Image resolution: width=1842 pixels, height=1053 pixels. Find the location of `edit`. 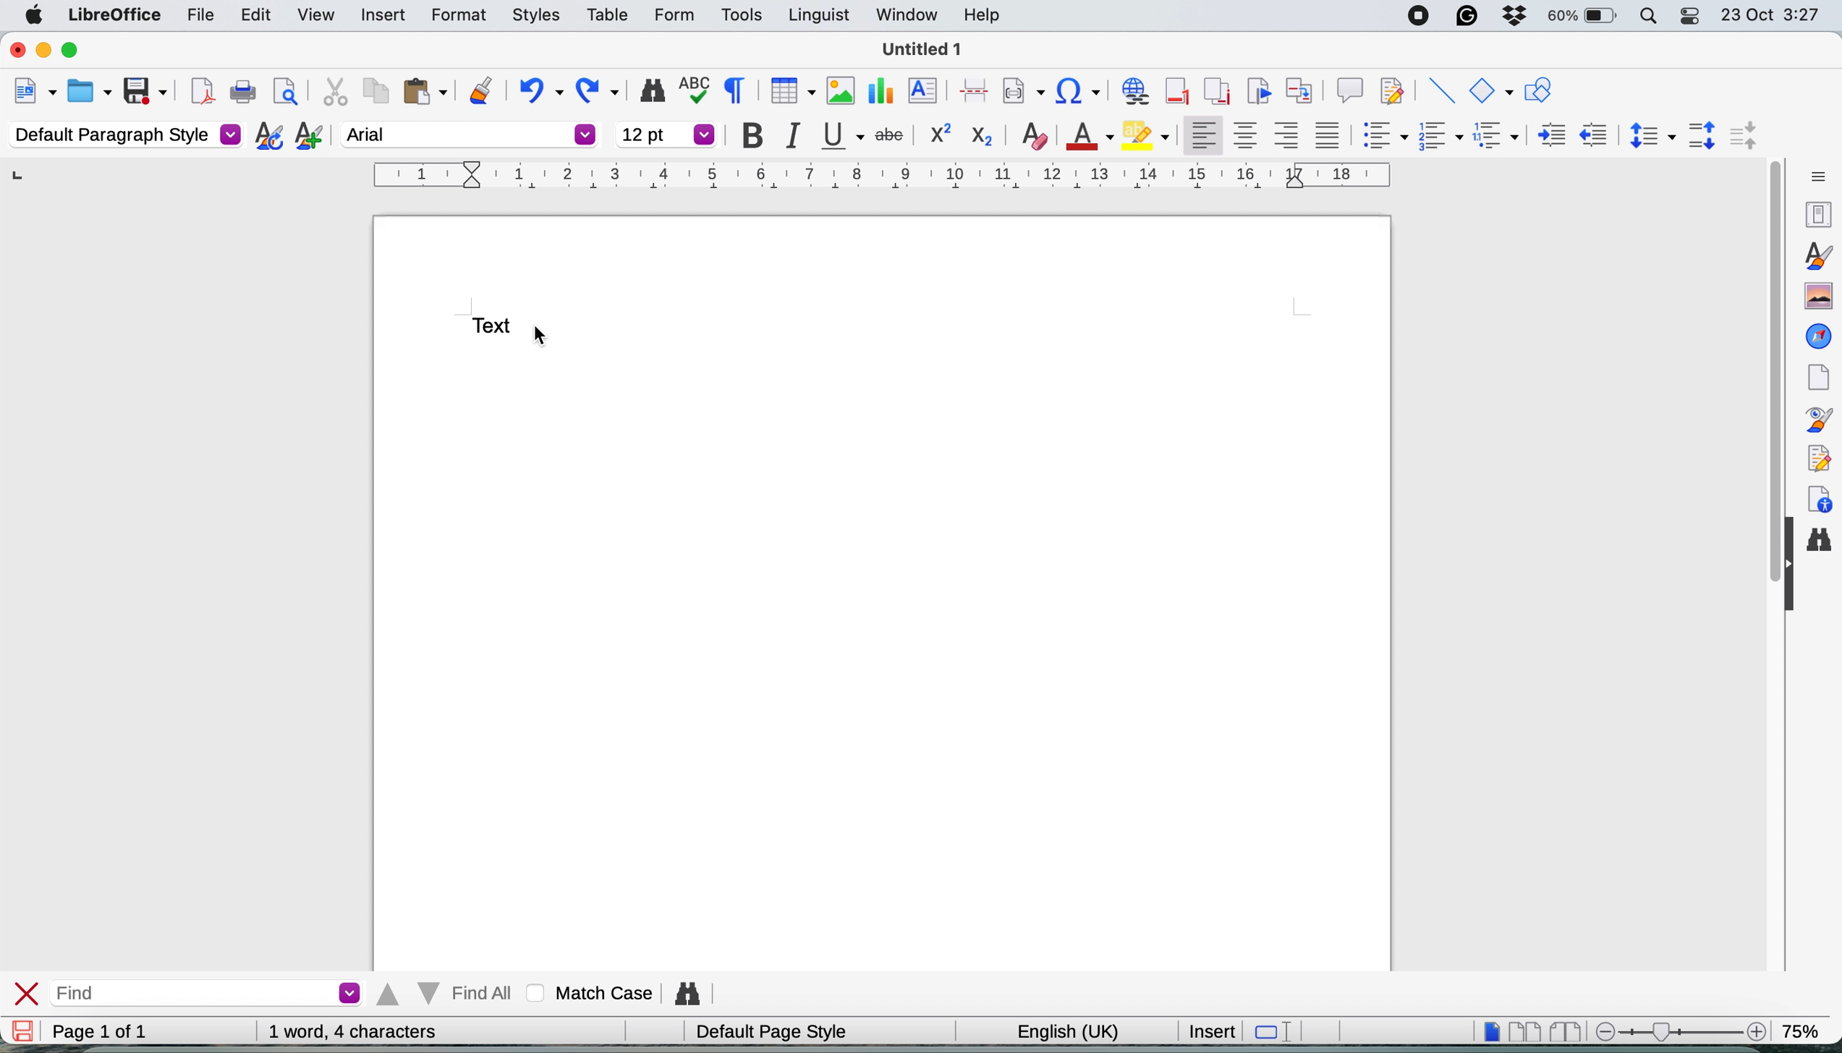

edit is located at coordinates (256, 15).